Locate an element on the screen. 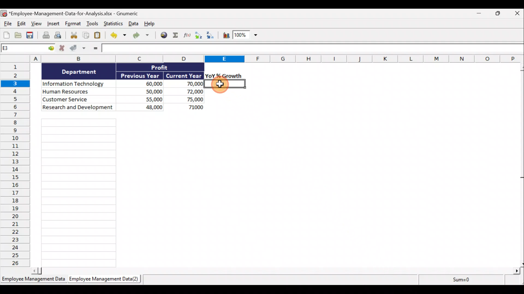 Image resolution: width=524 pixels, height=294 pixels. Sheet 2 is located at coordinates (102, 279).